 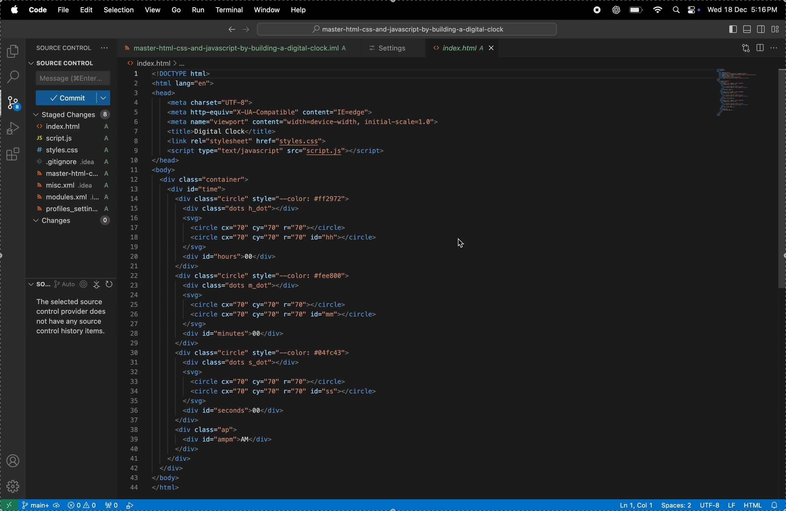 What do you see at coordinates (761, 505) in the screenshot?
I see `html alert` at bounding box center [761, 505].